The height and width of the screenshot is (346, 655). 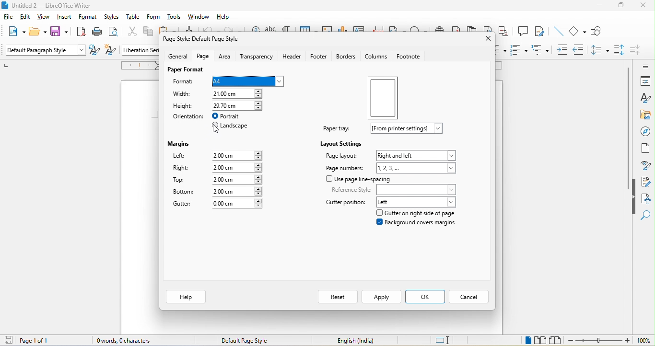 What do you see at coordinates (341, 143) in the screenshot?
I see `layout settings` at bounding box center [341, 143].